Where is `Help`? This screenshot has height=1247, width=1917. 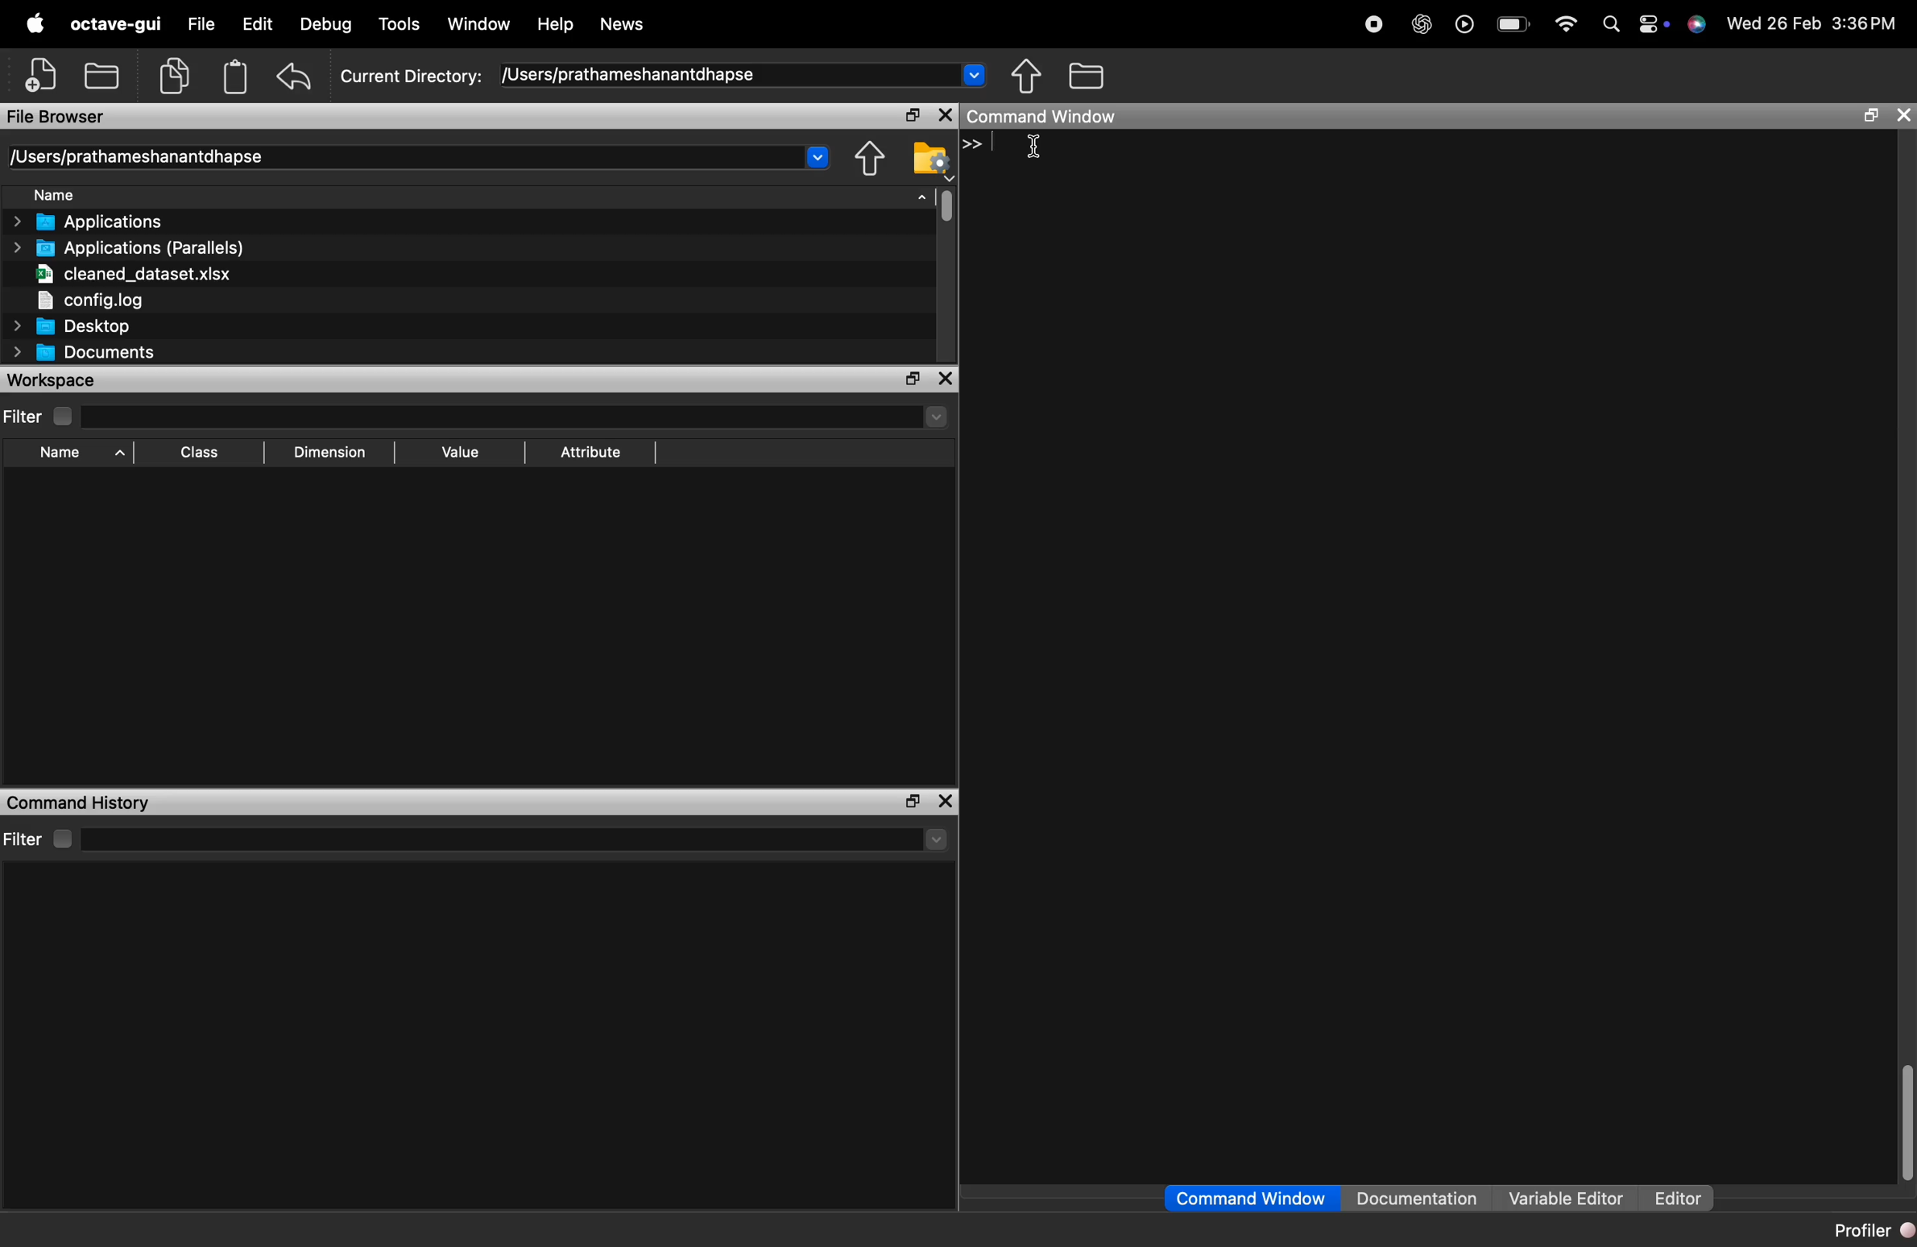 Help is located at coordinates (557, 24).